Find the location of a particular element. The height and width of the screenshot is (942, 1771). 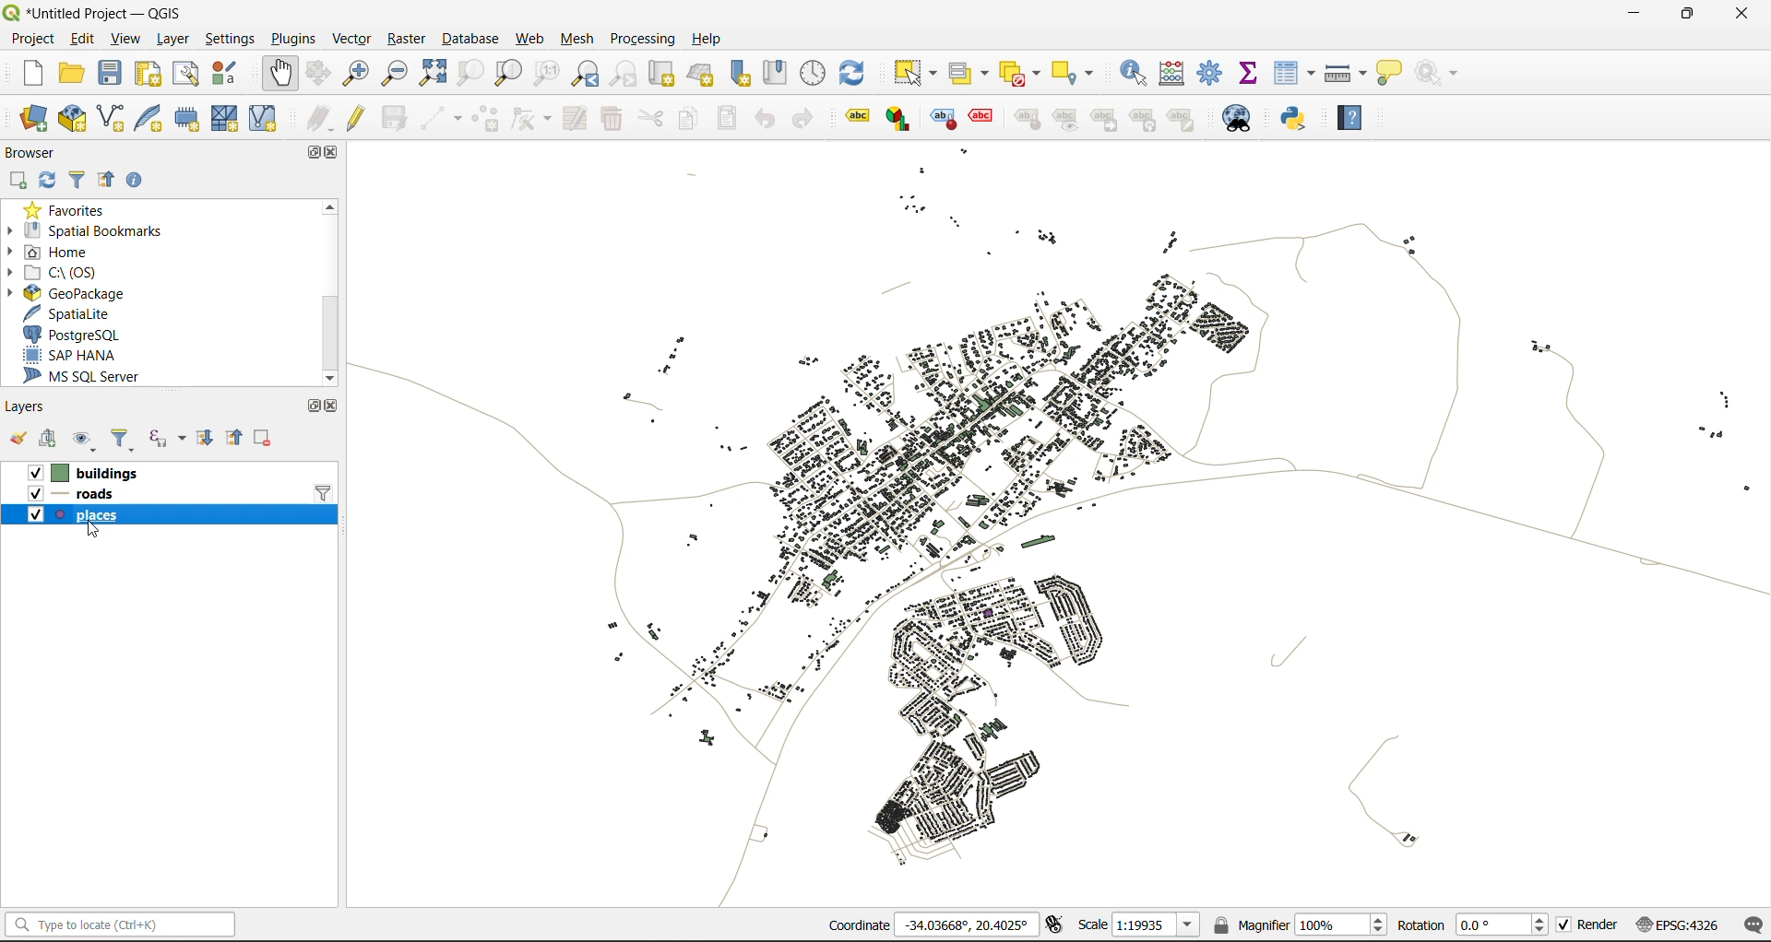

toggle extents is located at coordinates (1056, 924).